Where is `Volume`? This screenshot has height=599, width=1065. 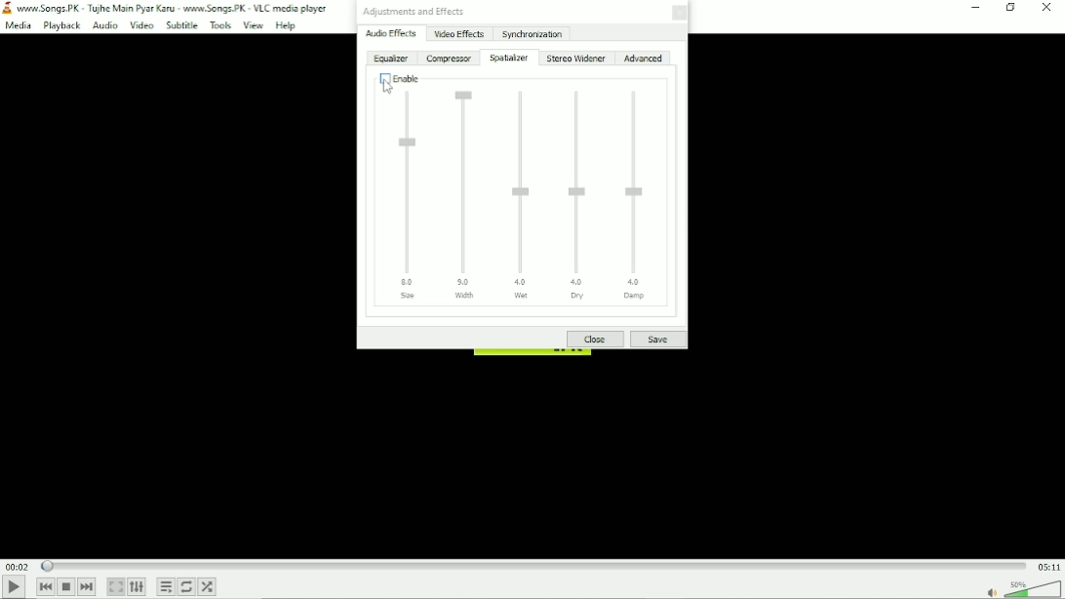
Volume is located at coordinates (1034, 588).